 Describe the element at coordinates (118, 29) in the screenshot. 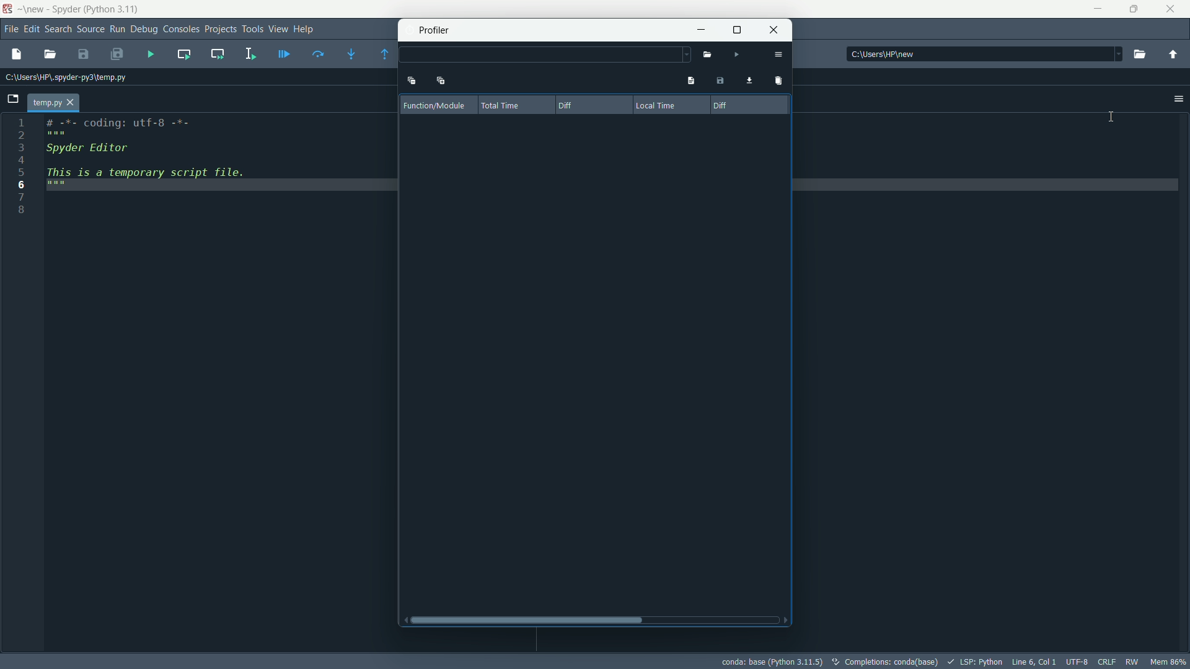

I see `run menu` at that location.